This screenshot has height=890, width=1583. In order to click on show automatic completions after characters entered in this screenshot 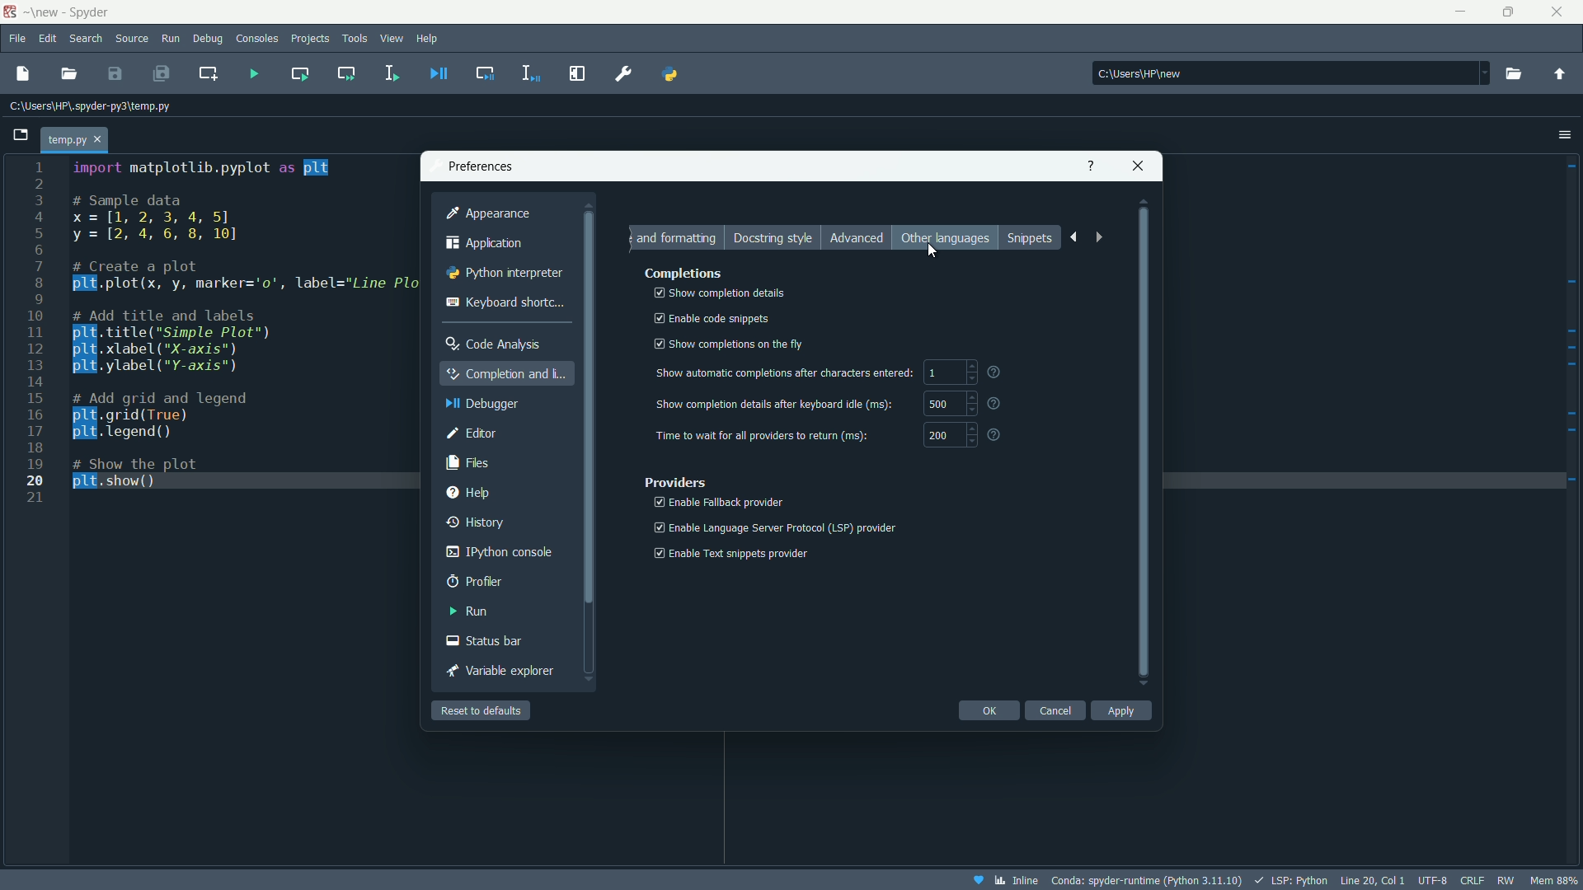, I will do `click(782, 372)`.